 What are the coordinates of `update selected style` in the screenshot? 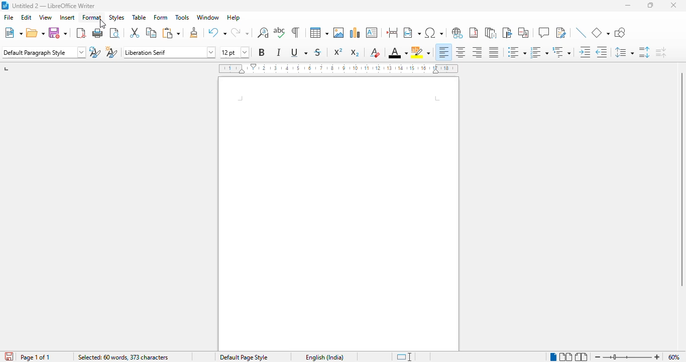 It's located at (94, 52).